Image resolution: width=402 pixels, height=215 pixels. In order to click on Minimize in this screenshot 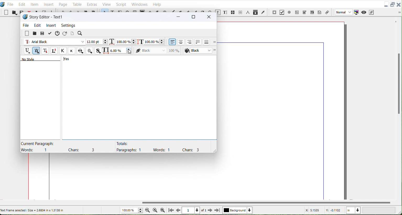, I will do `click(386, 4)`.